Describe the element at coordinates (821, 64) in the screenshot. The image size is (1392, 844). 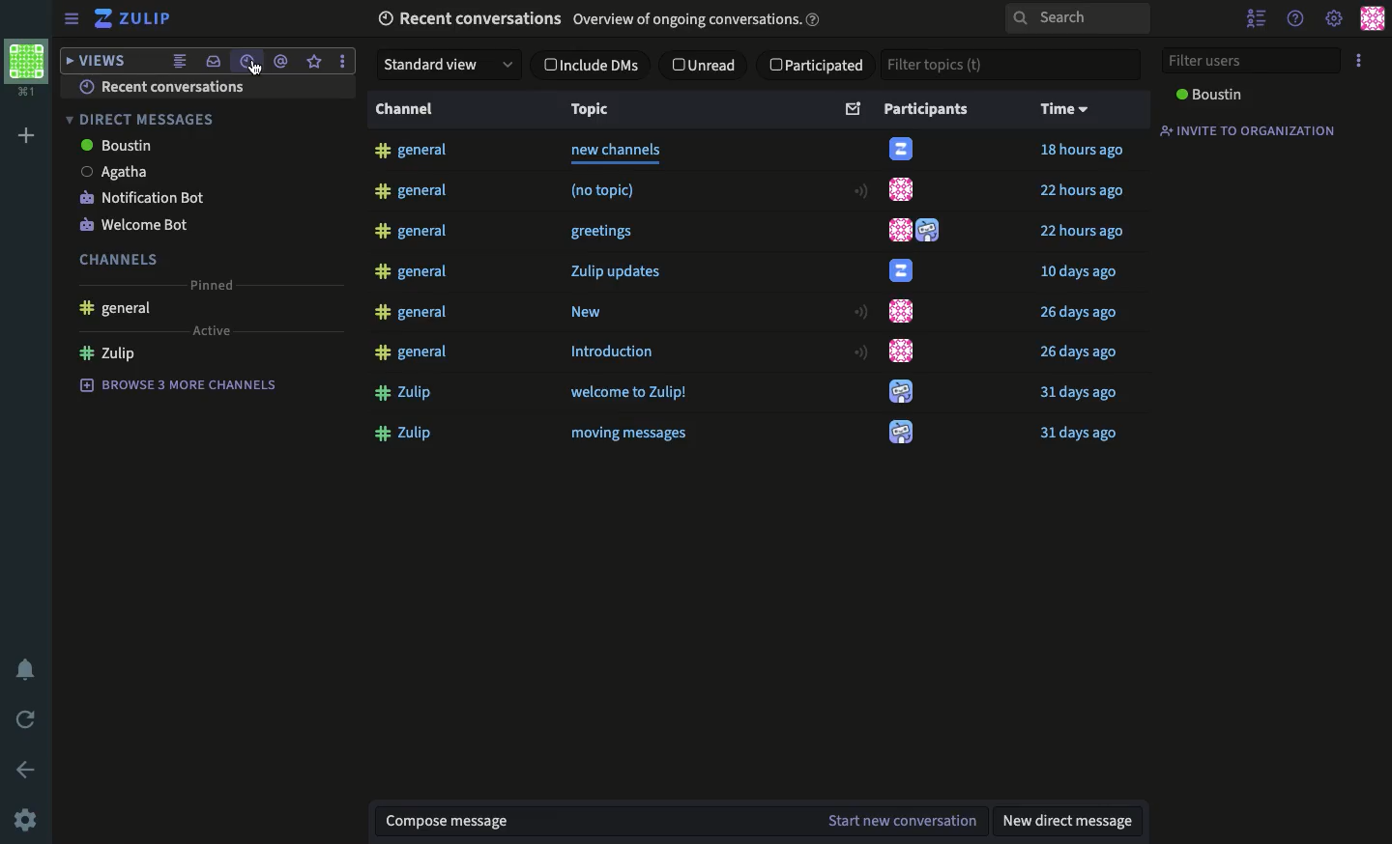
I see `participated ` at that location.